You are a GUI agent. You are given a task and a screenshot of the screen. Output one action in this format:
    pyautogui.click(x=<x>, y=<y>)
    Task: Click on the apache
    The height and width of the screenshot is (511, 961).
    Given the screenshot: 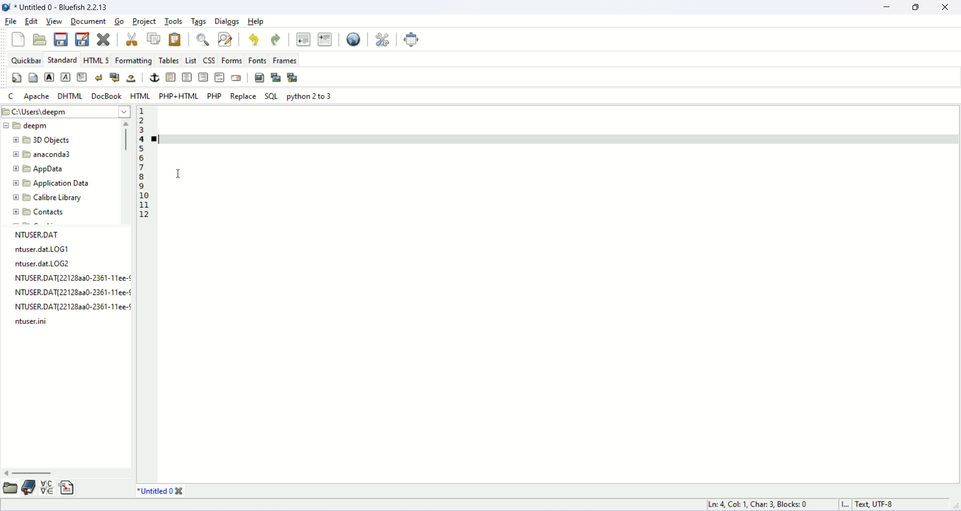 What is the action you would take?
    pyautogui.click(x=37, y=96)
    